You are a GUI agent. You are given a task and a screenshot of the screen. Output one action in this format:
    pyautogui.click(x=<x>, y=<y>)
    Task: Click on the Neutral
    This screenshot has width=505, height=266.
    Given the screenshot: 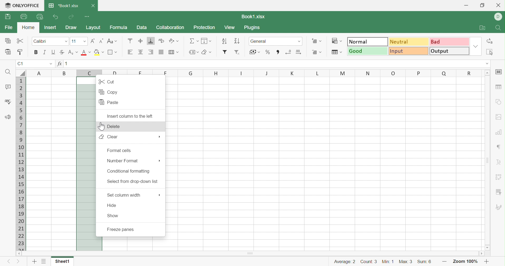 What is the action you would take?
    pyautogui.click(x=409, y=42)
    